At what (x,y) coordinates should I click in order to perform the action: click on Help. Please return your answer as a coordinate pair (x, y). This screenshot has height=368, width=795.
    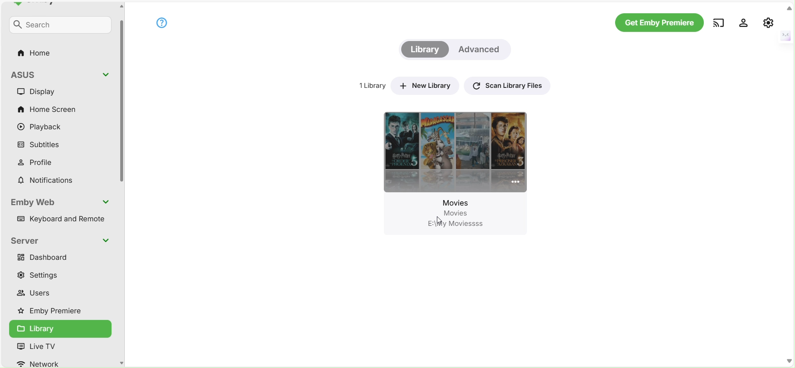
    Looking at the image, I should click on (161, 22).